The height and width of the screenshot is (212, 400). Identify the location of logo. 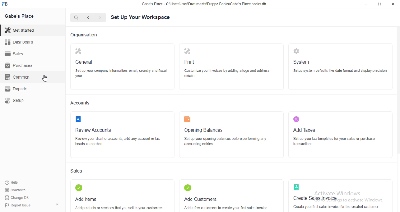
(188, 52).